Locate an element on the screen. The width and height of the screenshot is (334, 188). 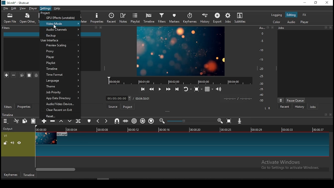
history is located at coordinates (299, 107).